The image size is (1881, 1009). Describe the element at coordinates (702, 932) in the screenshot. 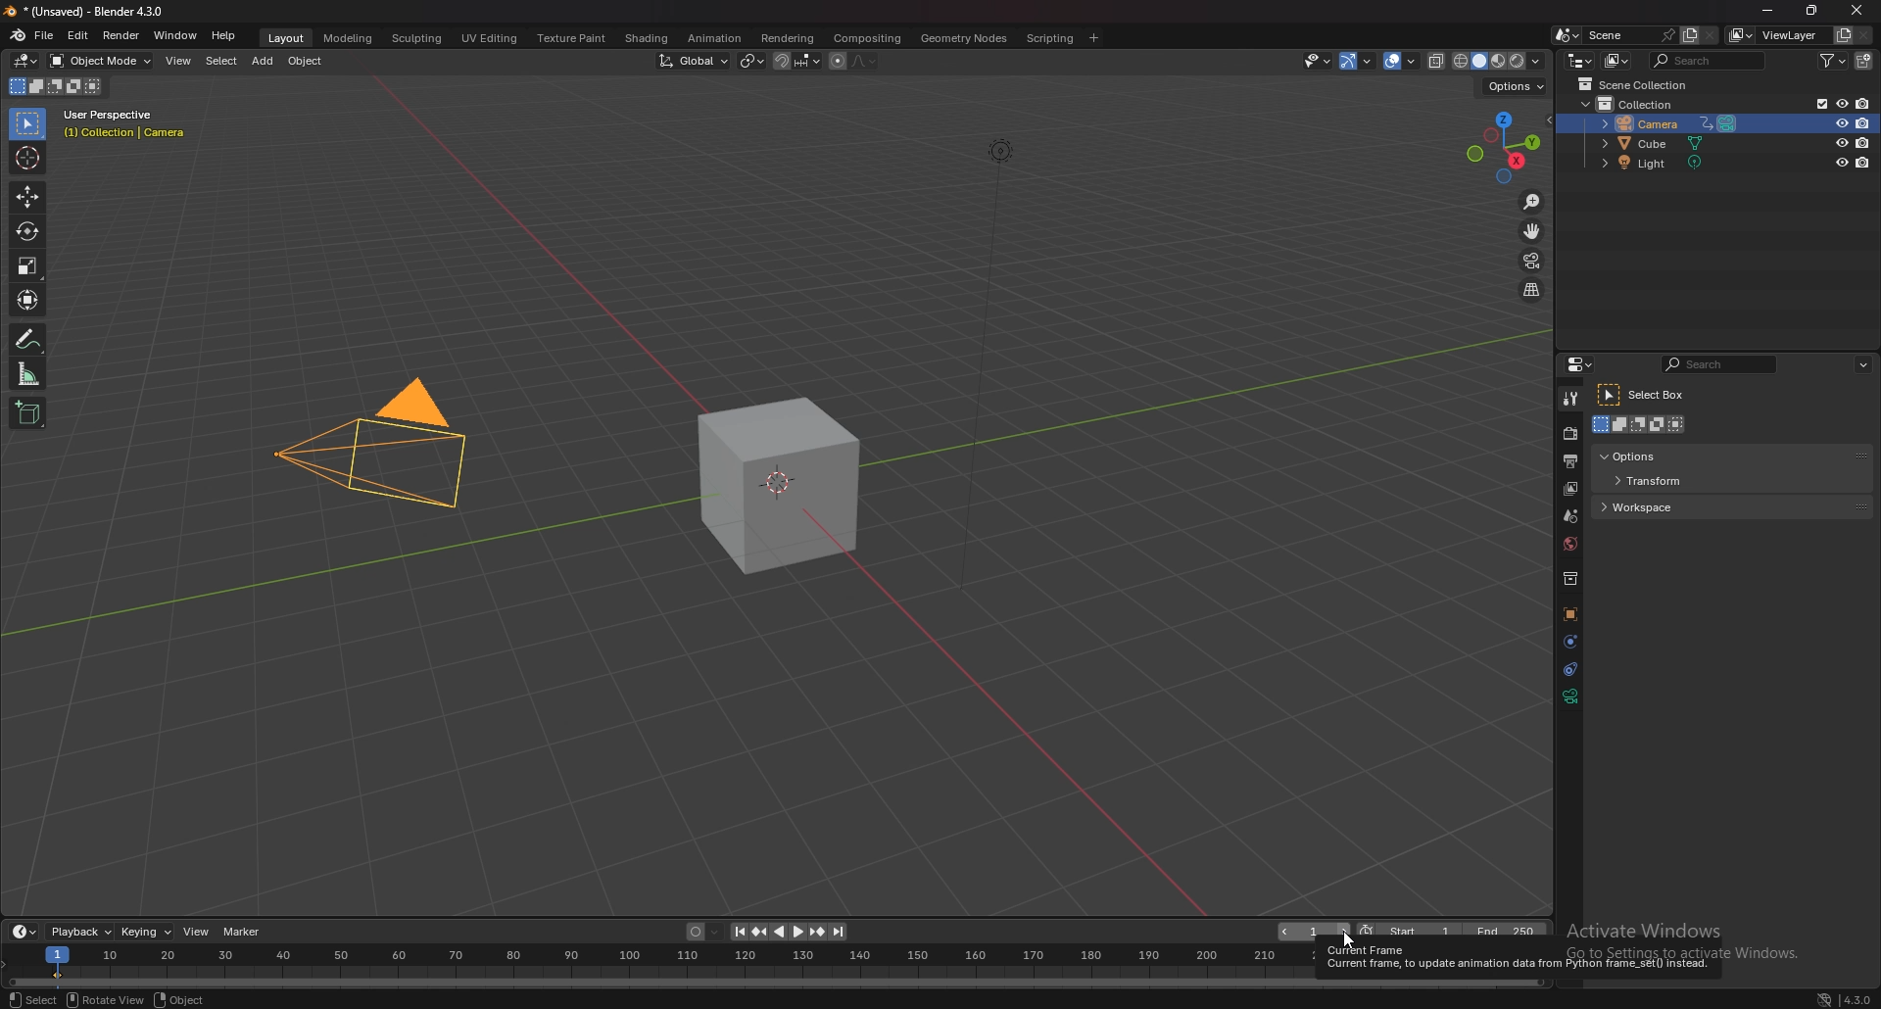

I see `auto keying` at that location.